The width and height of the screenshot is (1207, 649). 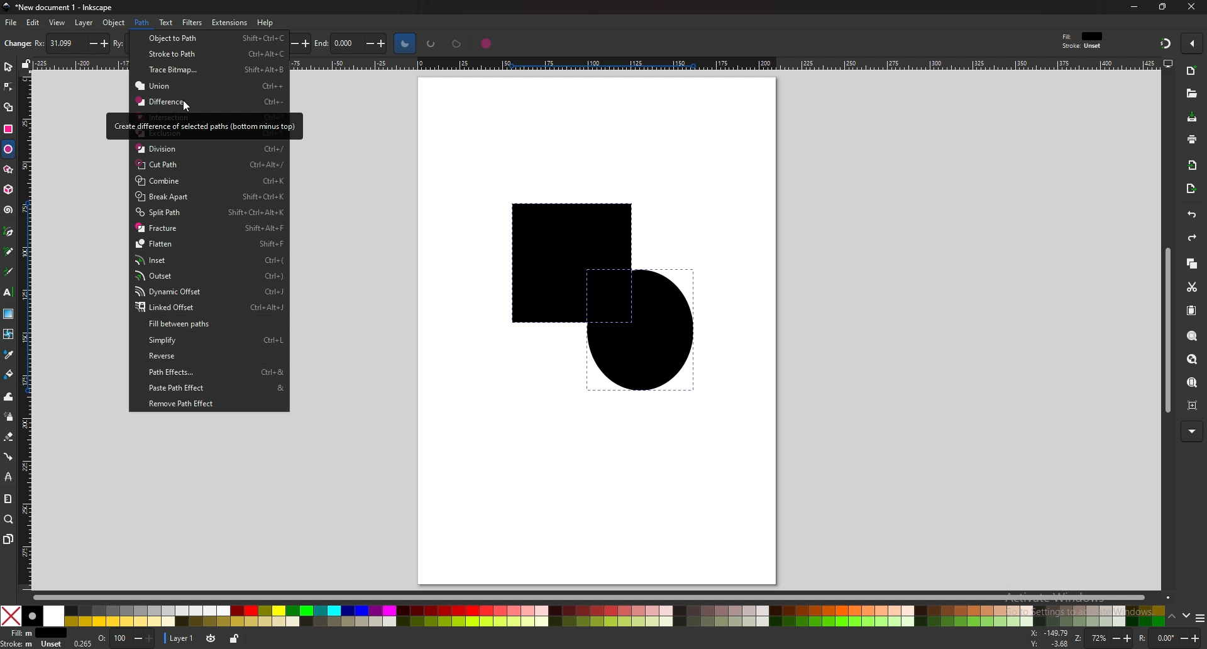 I want to click on 3d box, so click(x=8, y=189).